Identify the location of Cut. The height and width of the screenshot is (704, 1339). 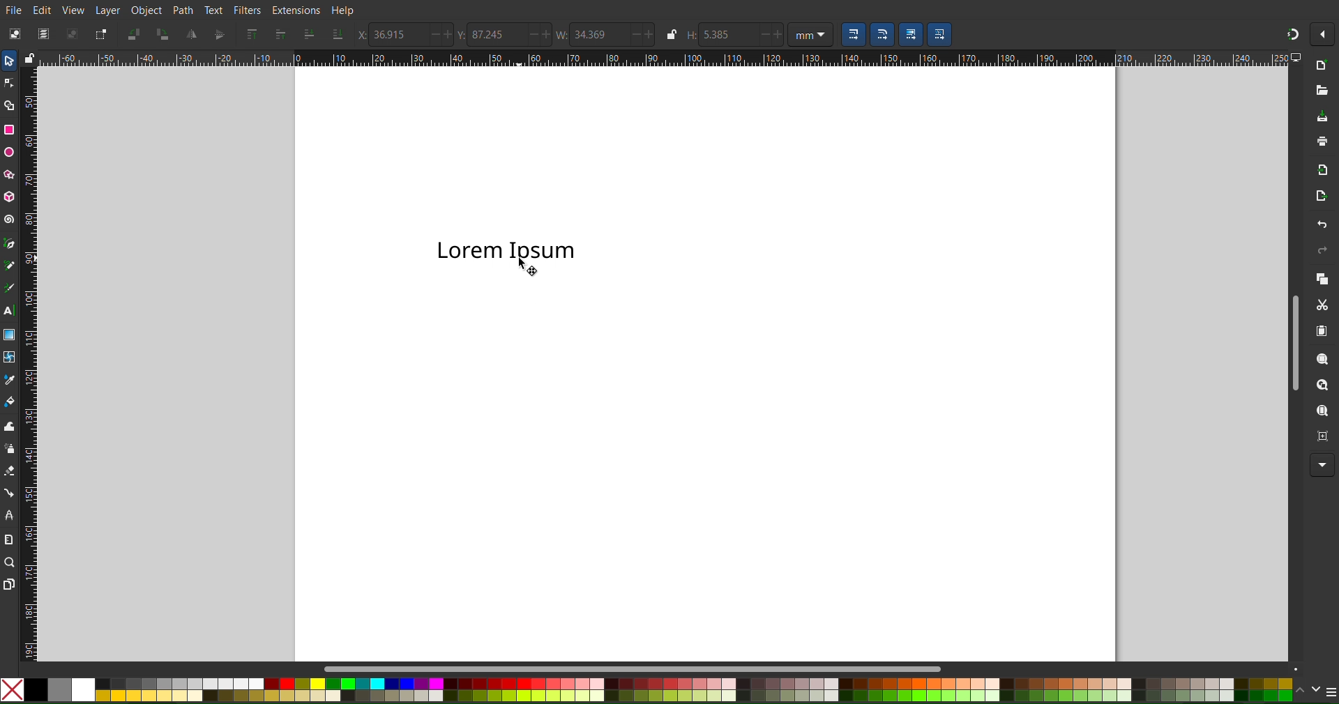
(1323, 307).